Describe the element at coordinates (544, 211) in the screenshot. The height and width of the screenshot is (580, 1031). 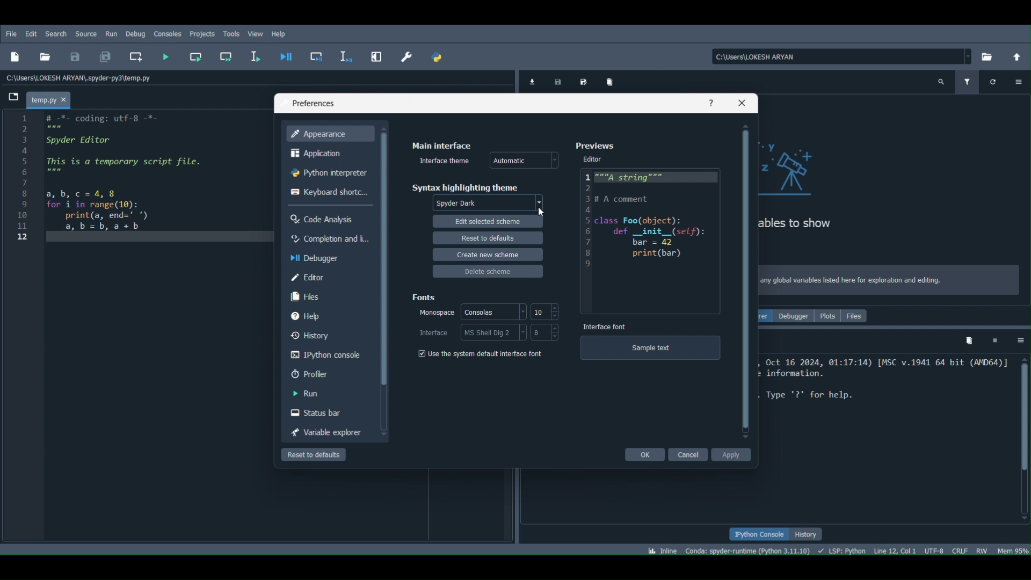
I see `Cursor` at that location.